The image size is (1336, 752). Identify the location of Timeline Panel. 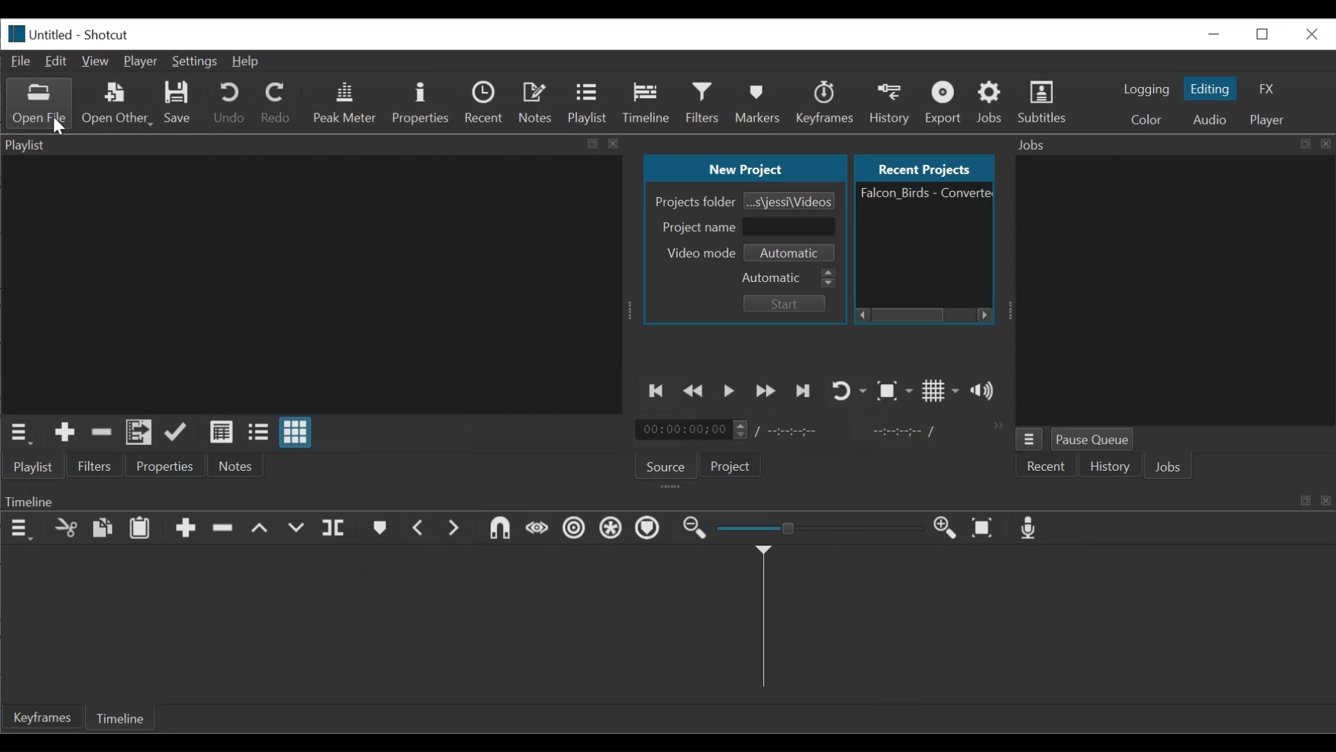
(19, 529).